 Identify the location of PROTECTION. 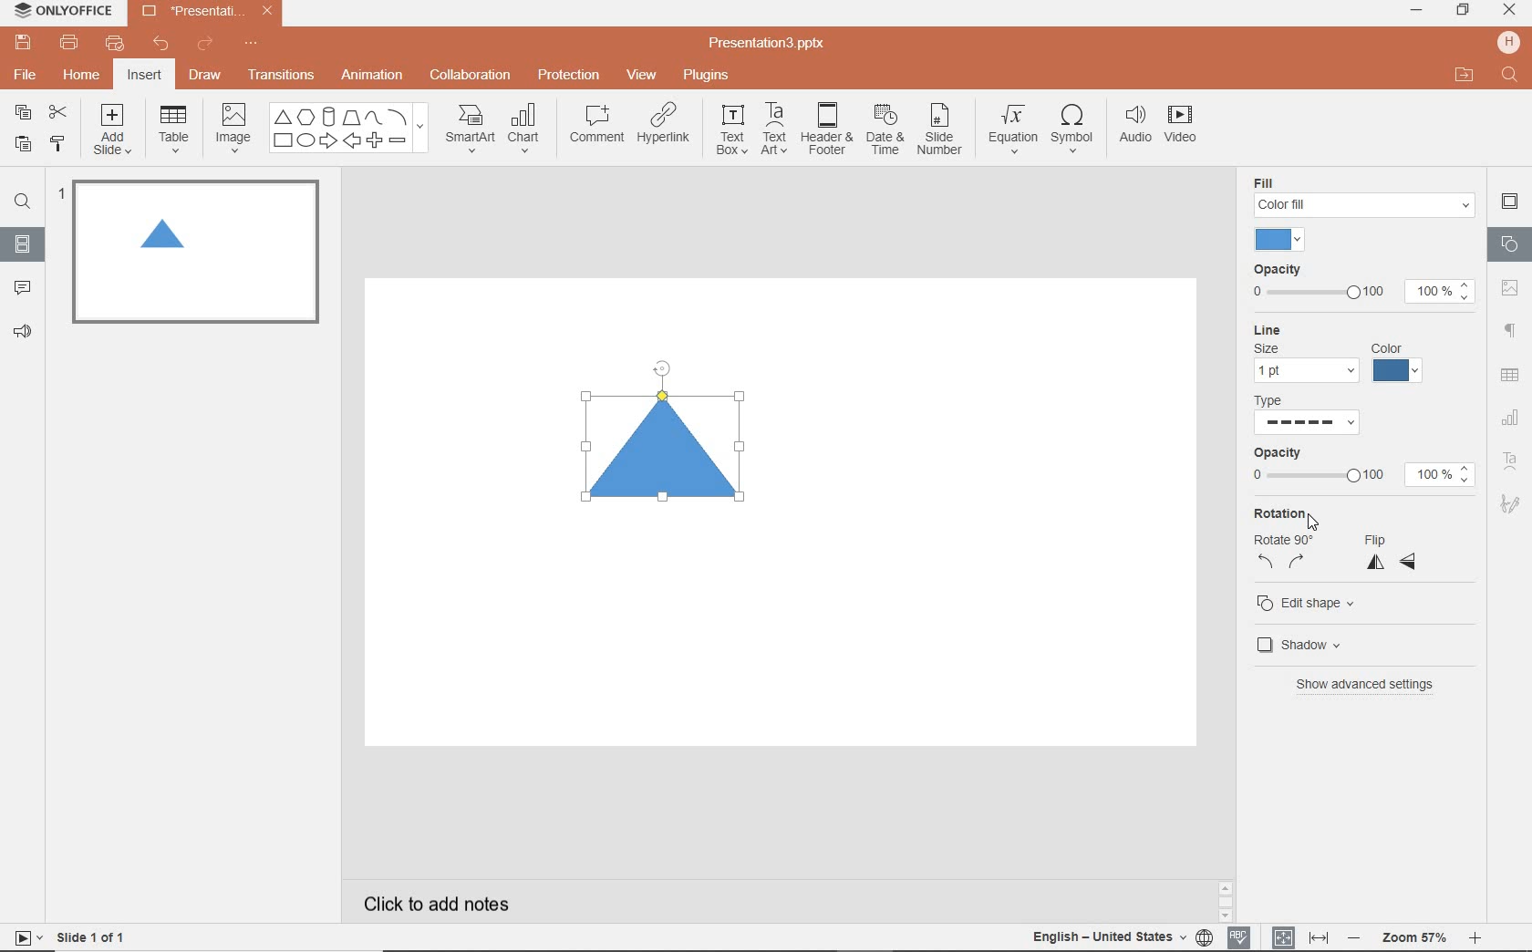
(570, 73).